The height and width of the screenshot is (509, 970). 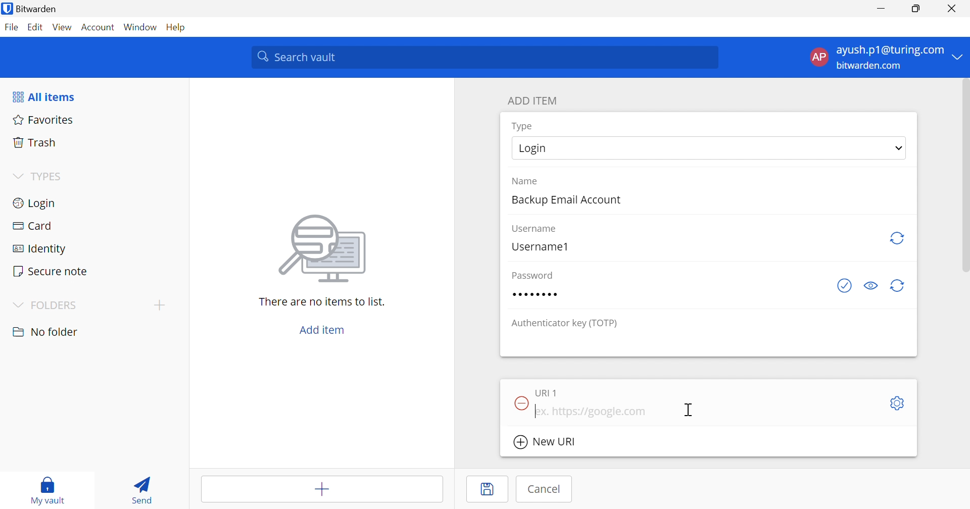 I want to click on Favorites, so click(x=44, y=119).